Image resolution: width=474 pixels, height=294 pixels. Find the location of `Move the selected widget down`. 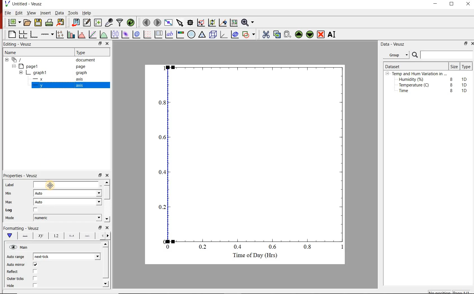

Move the selected widget down is located at coordinates (311, 34).